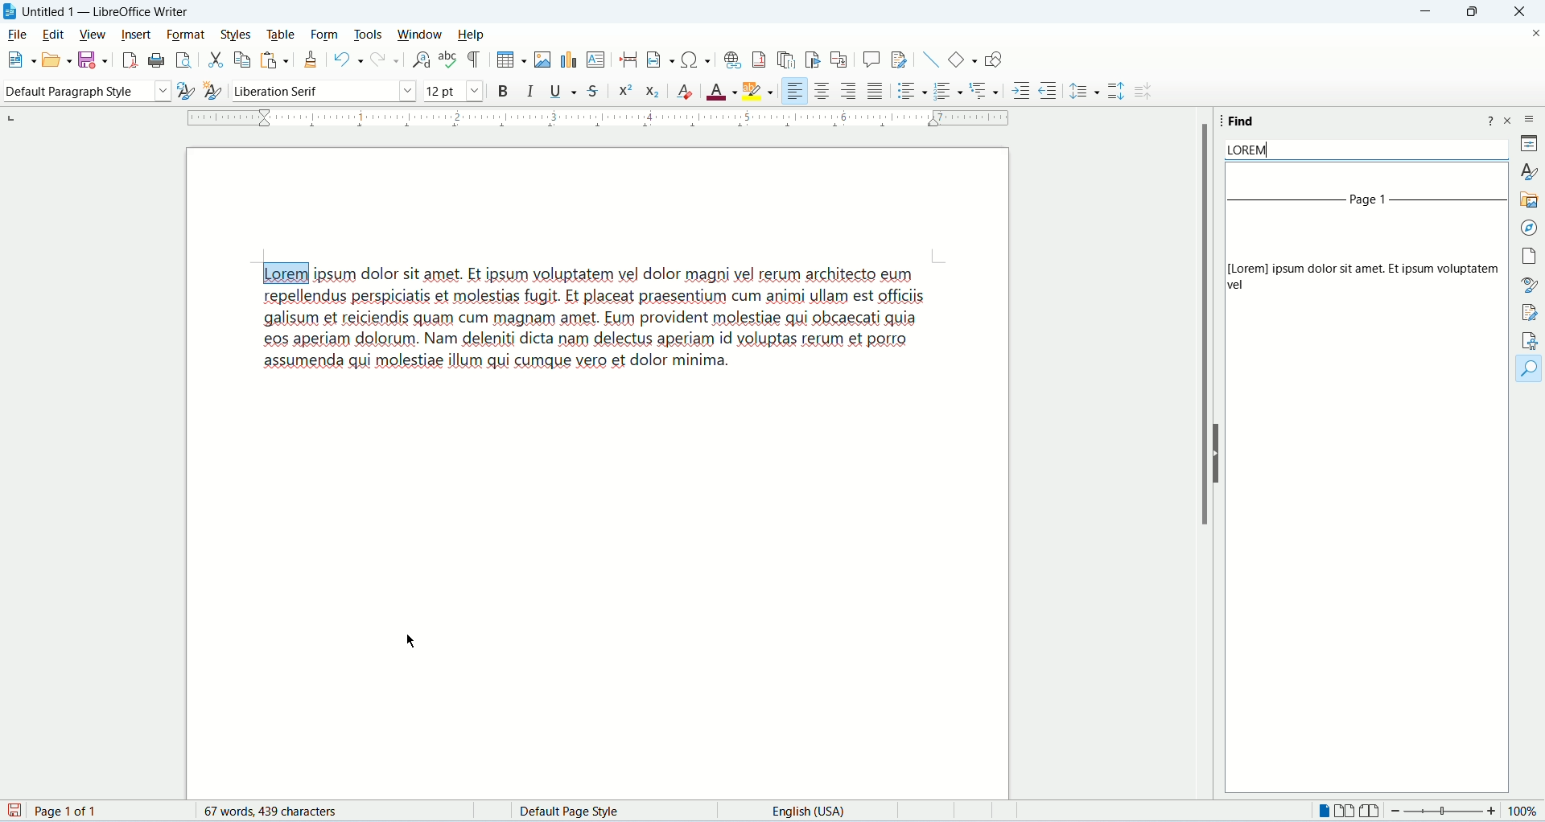 The height and width of the screenshot is (822, 1545). What do you see at coordinates (419, 60) in the screenshot?
I see `find and replace` at bounding box center [419, 60].